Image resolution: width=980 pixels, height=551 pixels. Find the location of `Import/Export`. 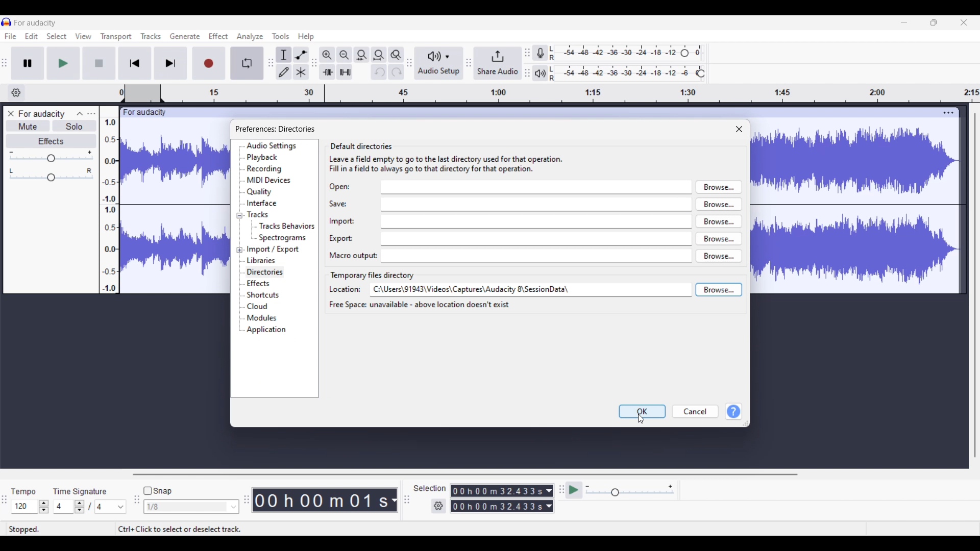

Import/Export is located at coordinates (274, 249).